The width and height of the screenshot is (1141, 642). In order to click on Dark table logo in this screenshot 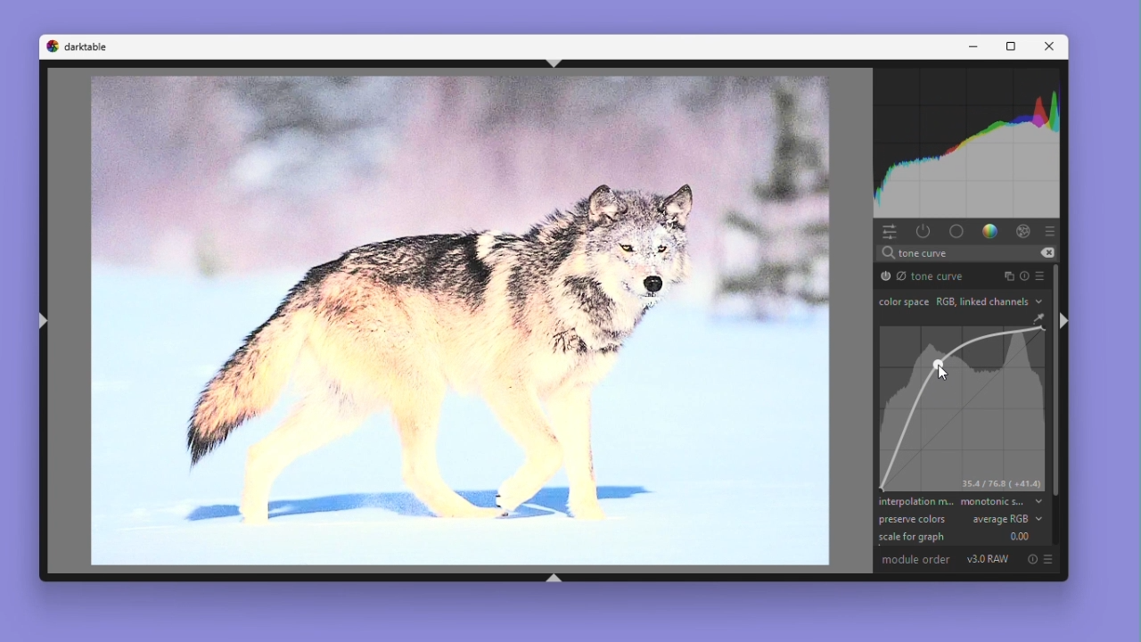, I will do `click(78, 46)`.